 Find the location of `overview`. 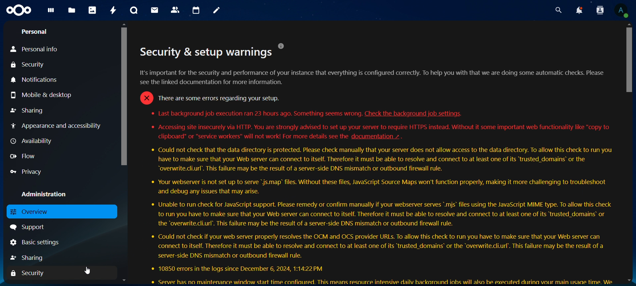

overview is located at coordinates (31, 212).